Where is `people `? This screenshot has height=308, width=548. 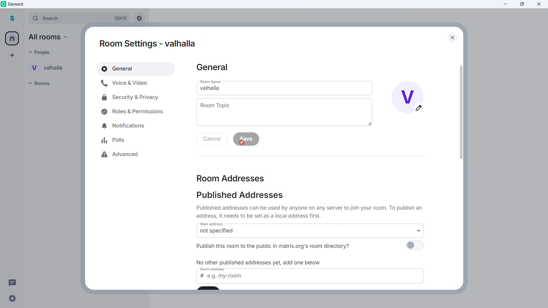 people  is located at coordinates (39, 52).